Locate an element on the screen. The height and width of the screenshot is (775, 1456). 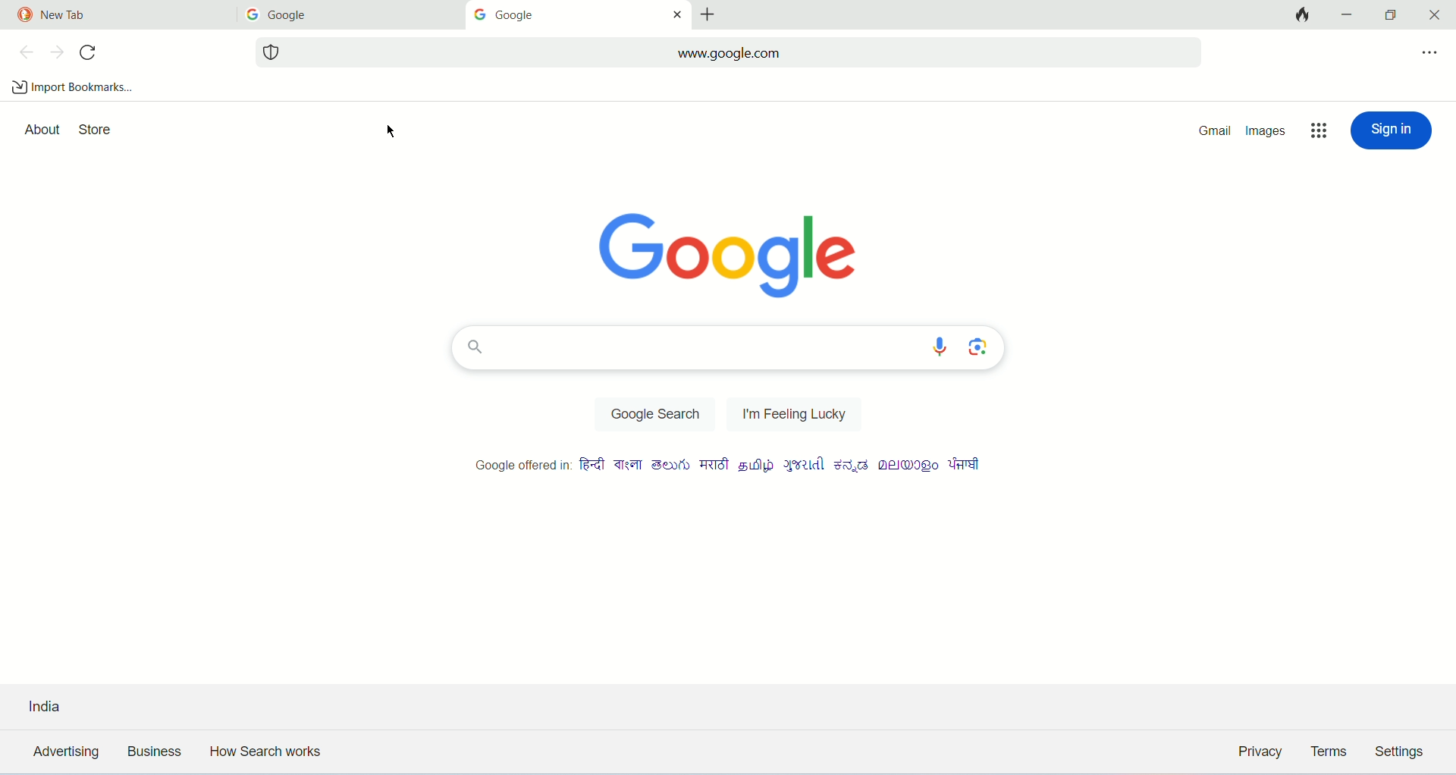
duck duck go logo is located at coordinates (20, 17).